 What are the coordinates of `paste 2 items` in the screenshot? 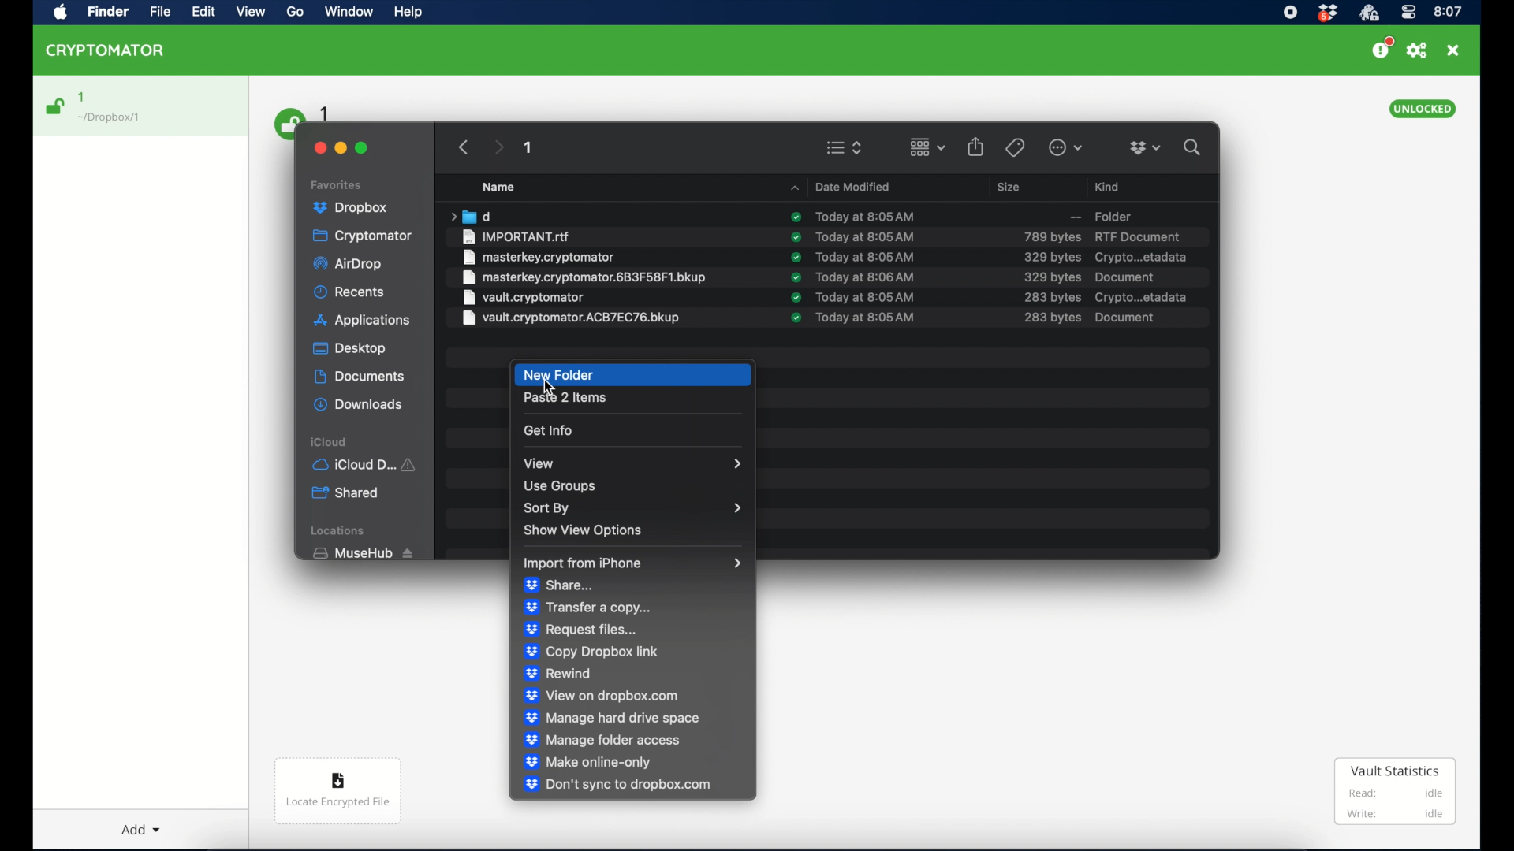 It's located at (565, 399).